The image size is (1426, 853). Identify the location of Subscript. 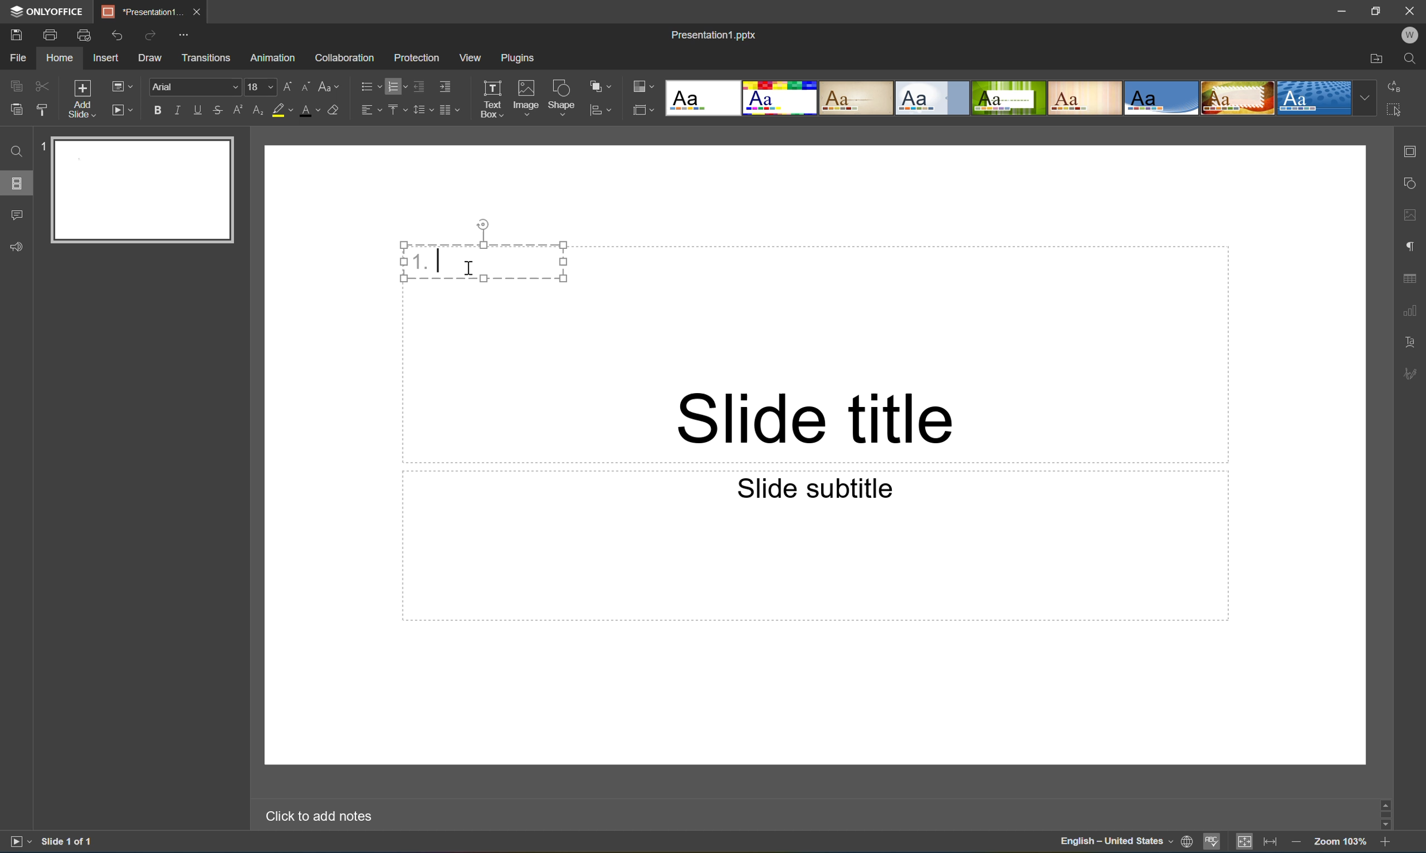
(257, 111).